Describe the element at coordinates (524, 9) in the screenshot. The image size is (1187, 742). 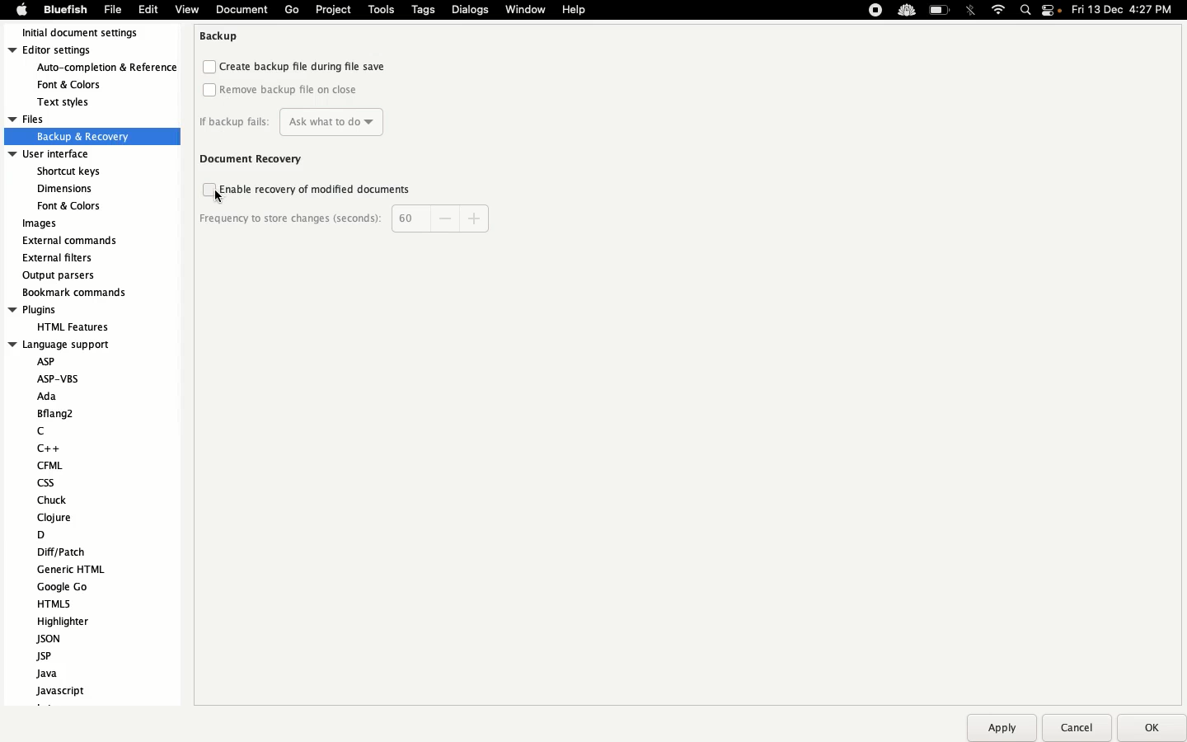
I see `Window` at that location.